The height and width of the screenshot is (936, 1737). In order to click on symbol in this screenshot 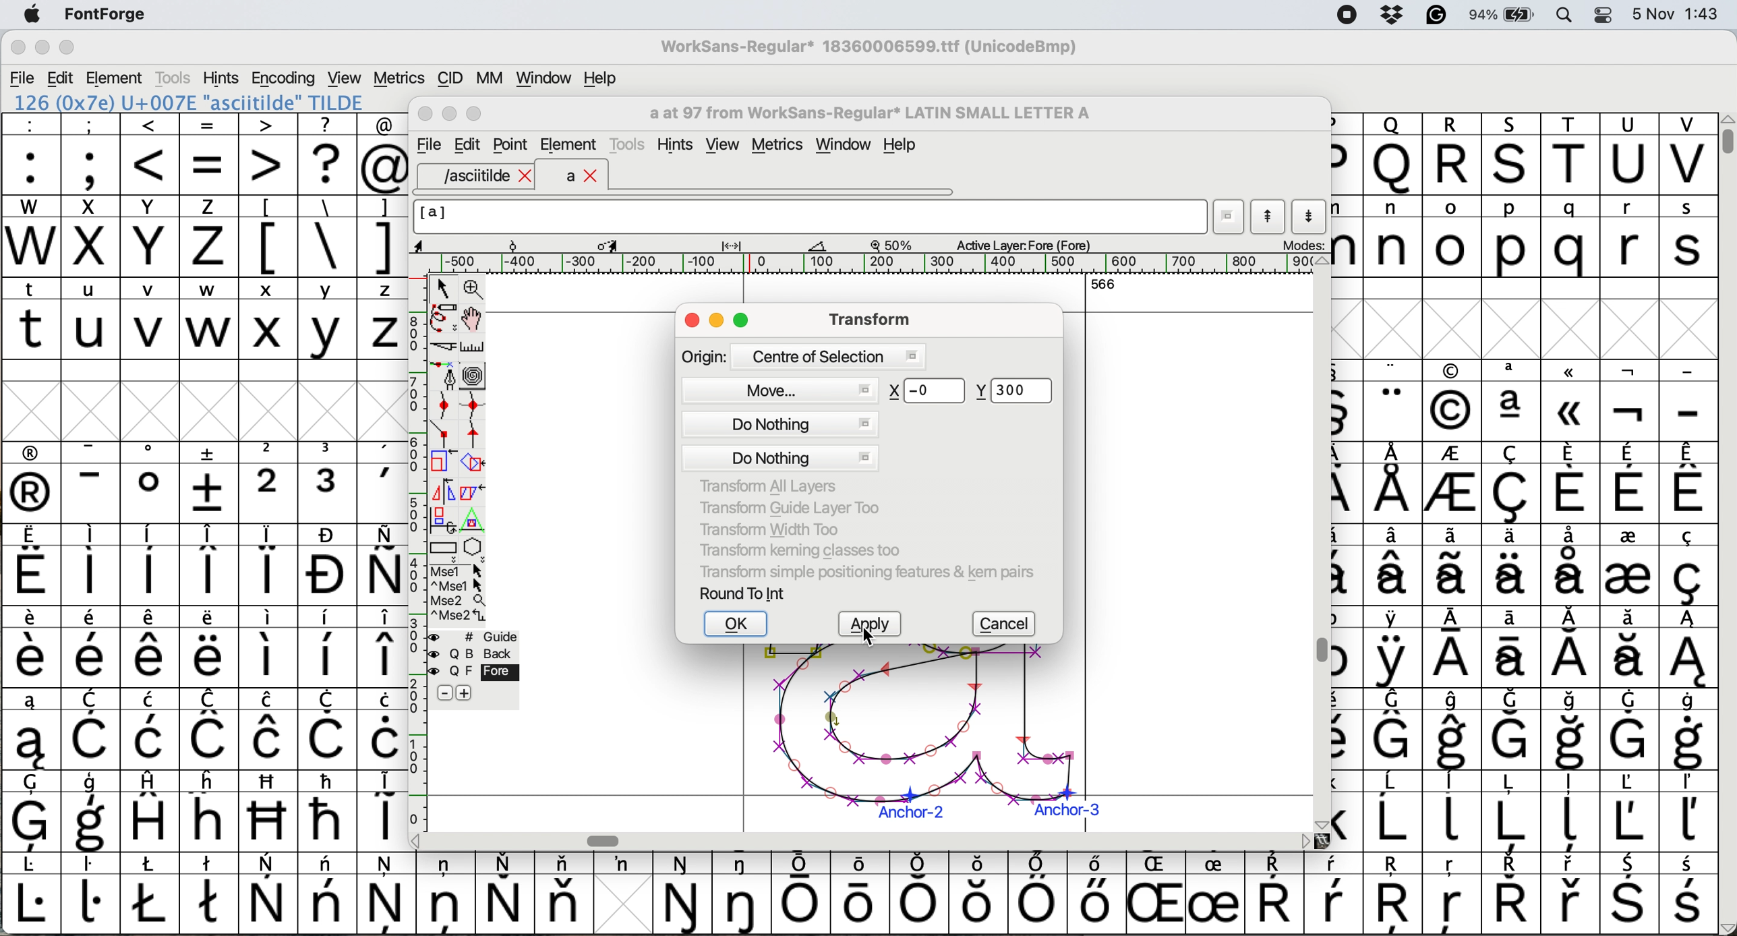, I will do `click(150, 893)`.